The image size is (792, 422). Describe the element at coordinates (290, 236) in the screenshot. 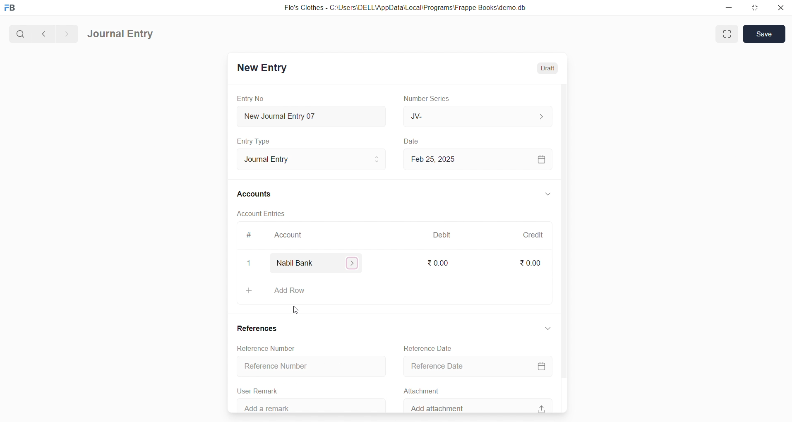

I see `Account` at that location.